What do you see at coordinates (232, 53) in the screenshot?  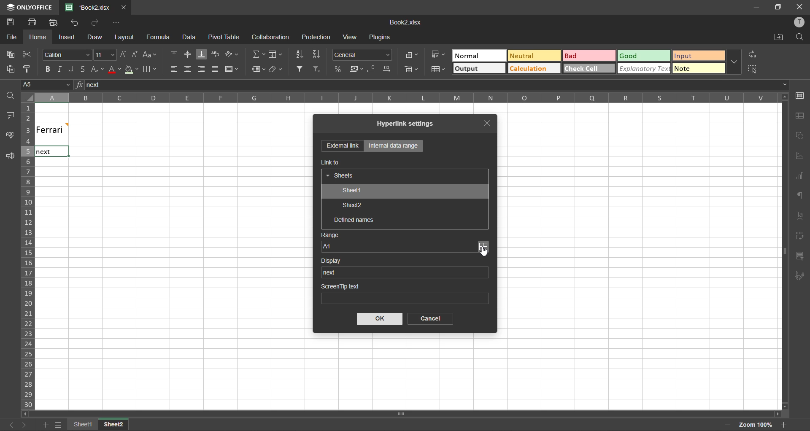 I see `orientation` at bounding box center [232, 53].